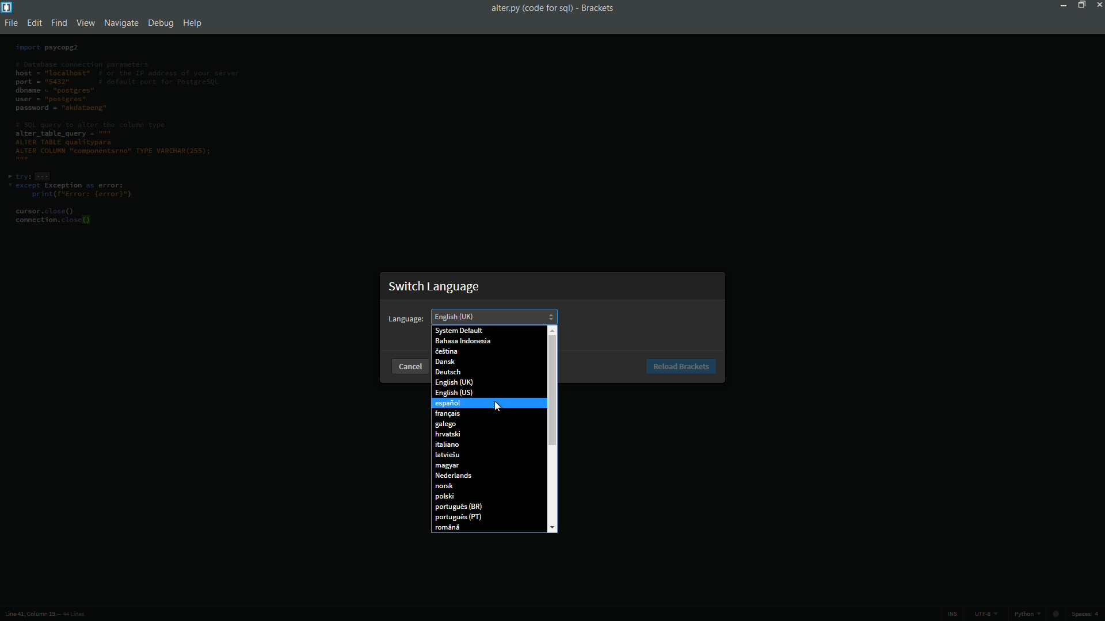 This screenshot has width=1105, height=621. Describe the element at coordinates (85, 22) in the screenshot. I see `view menu` at that location.